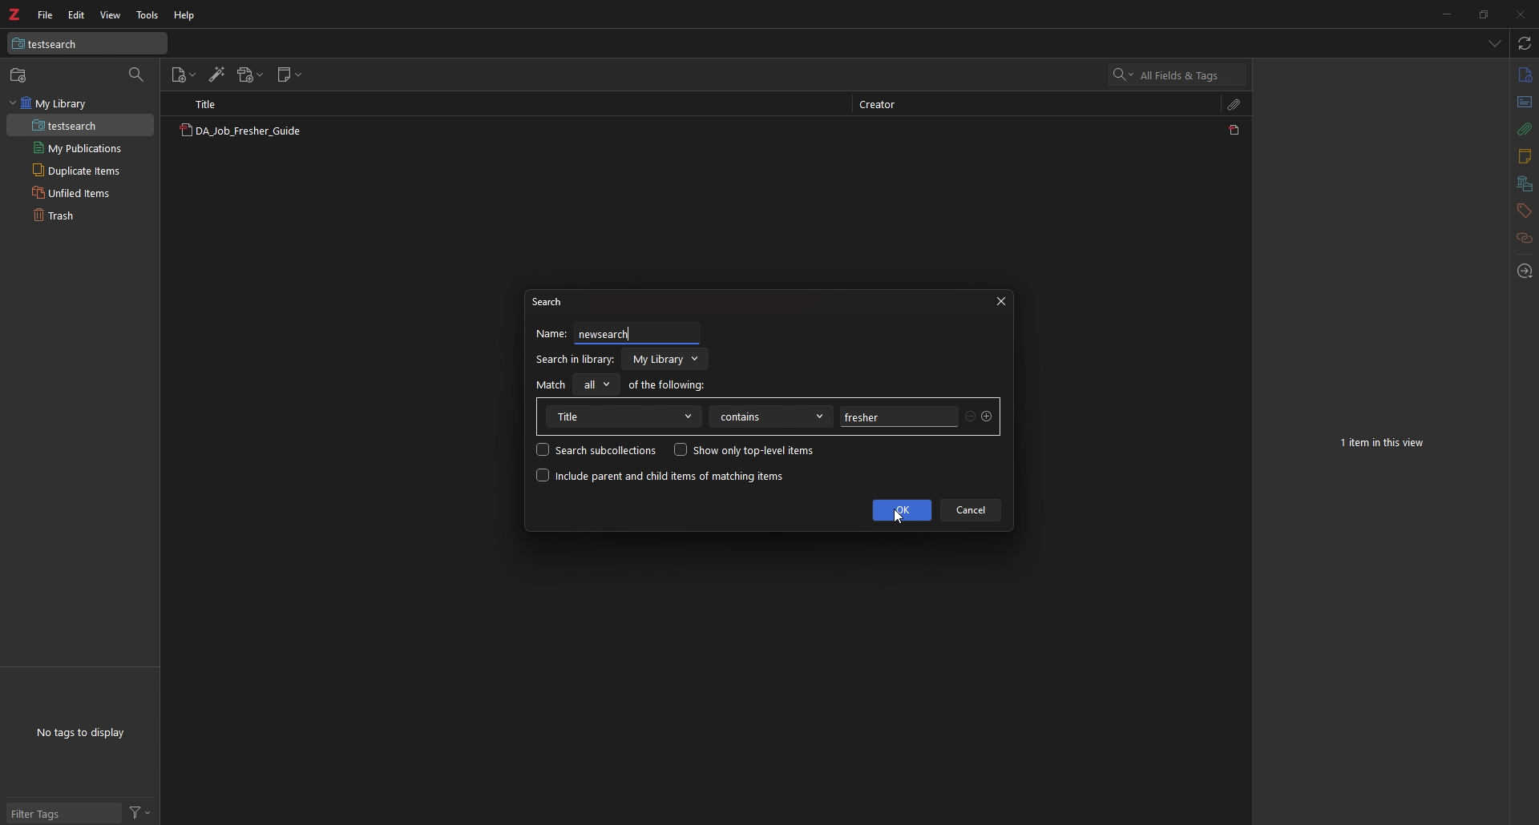  Describe the element at coordinates (883, 106) in the screenshot. I see `creator` at that location.